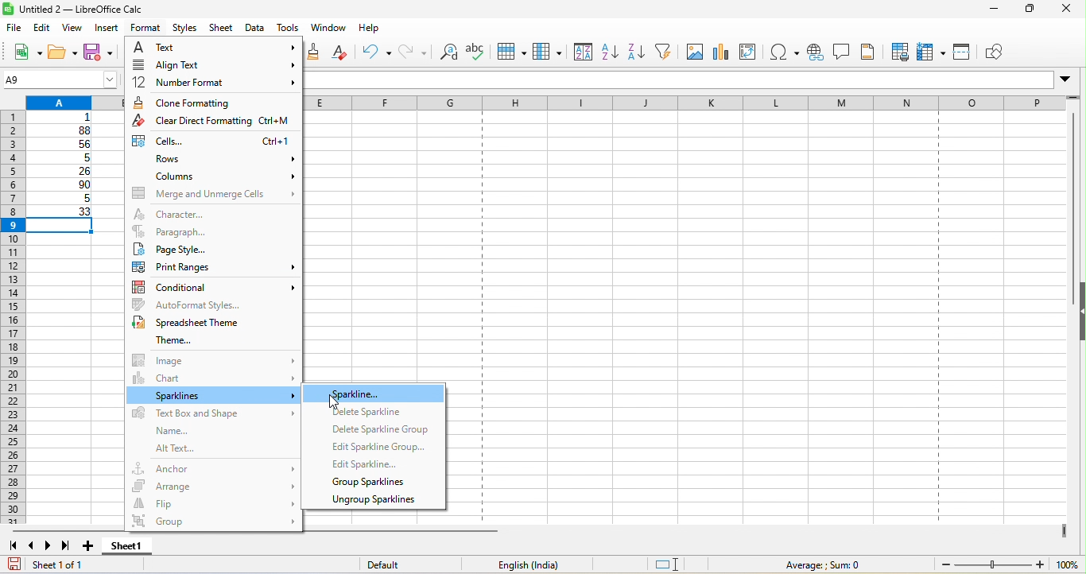  Describe the element at coordinates (212, 359) in the screenshot. I see `image` at that location.